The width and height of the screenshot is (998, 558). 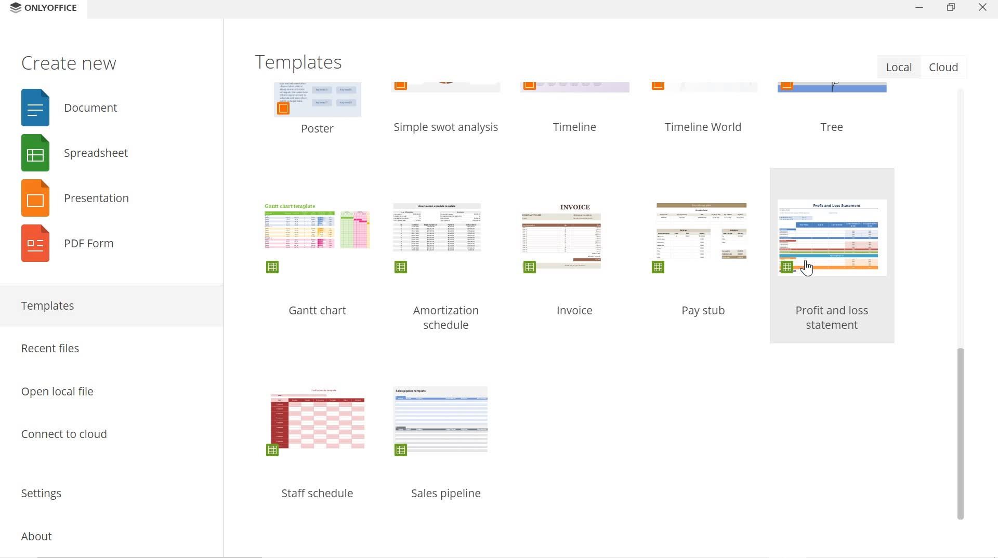 I want to click on Local, so click(x=900, y=67).